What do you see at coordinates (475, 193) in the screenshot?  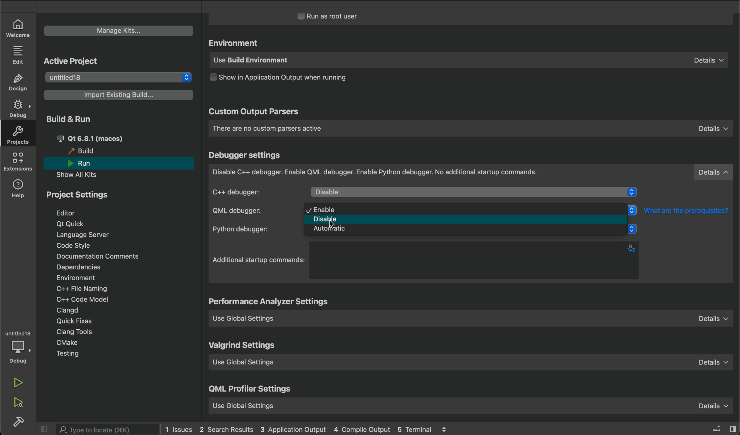 I see `diable` at bounding box center [475, 193].